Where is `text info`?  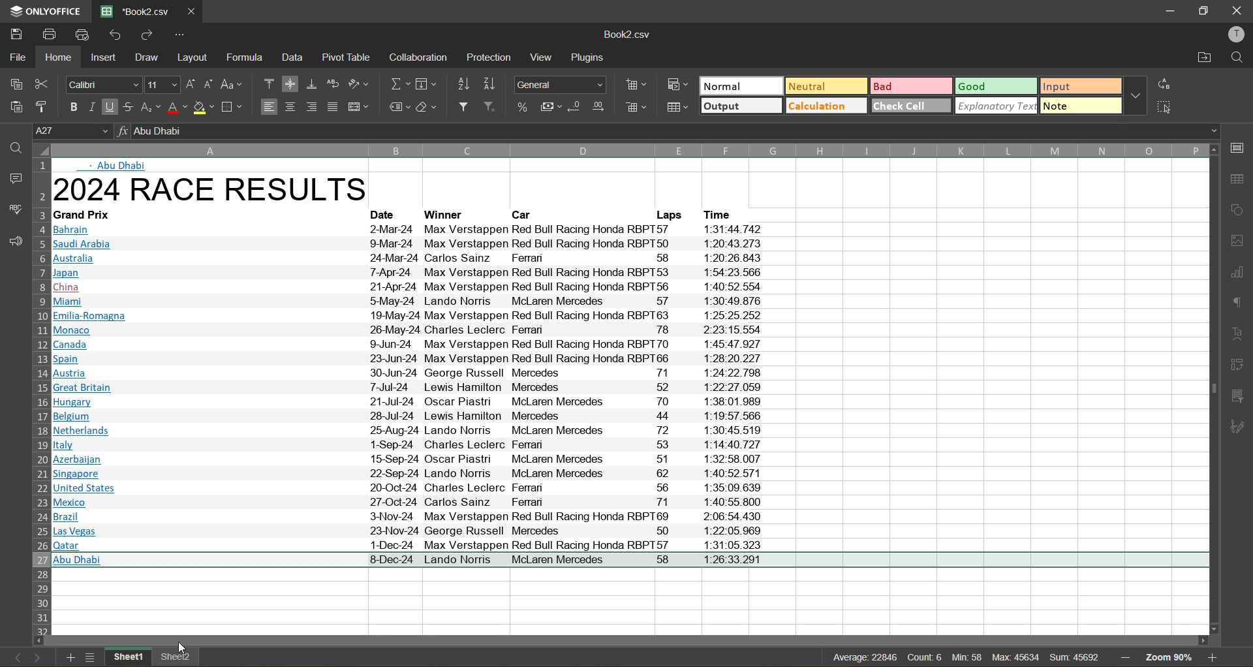 text info is located at coordinates (408, 488).